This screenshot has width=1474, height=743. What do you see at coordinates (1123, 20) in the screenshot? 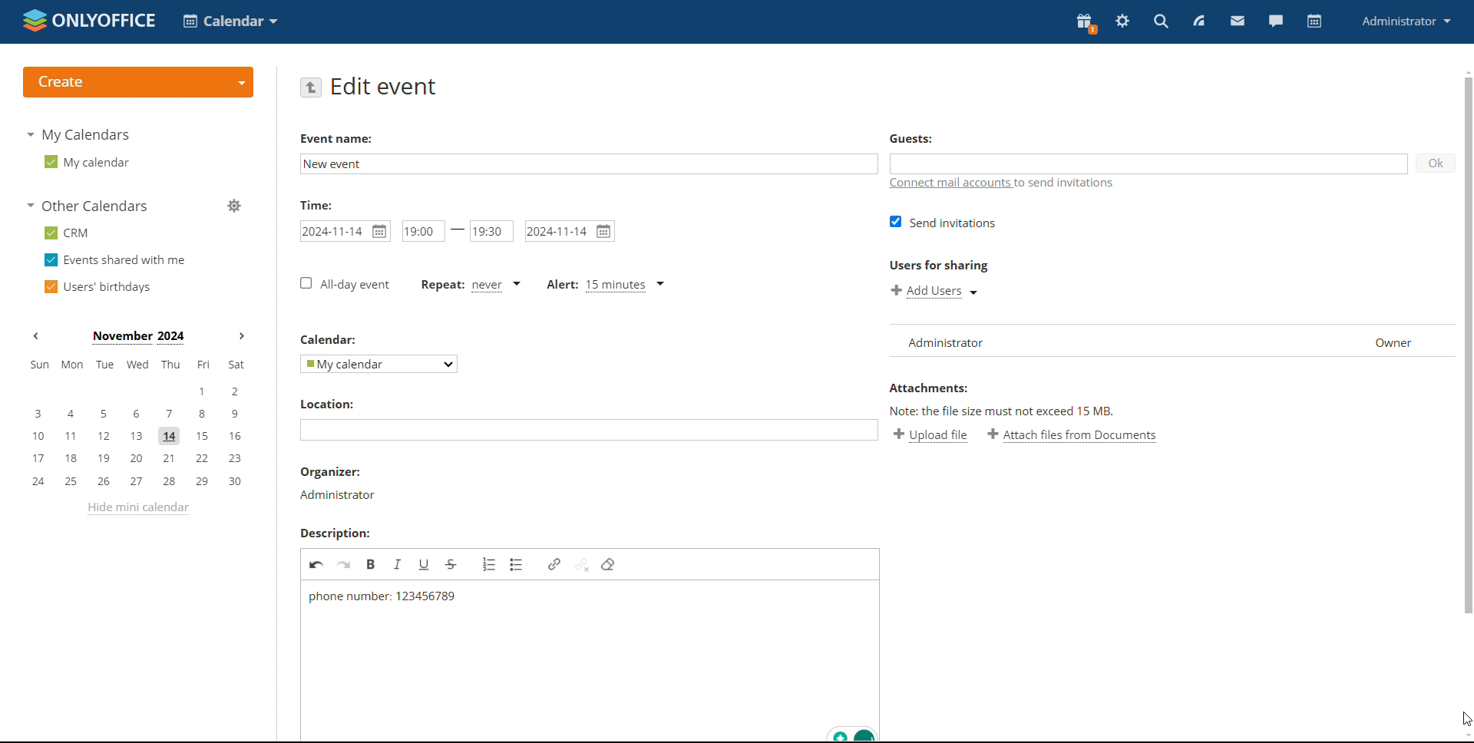
I see `settings` at bounding box center [1123, 20].